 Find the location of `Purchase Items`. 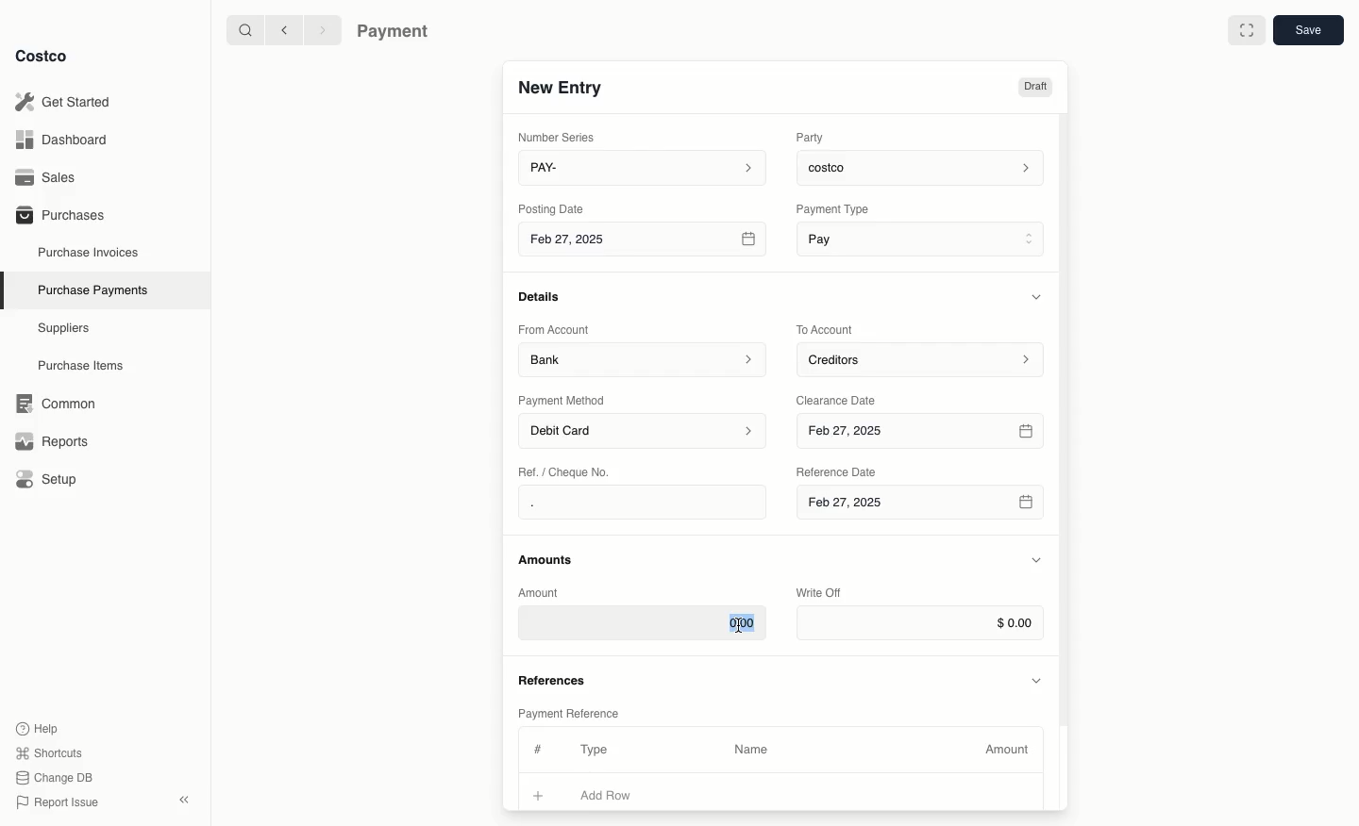

Purchase Items is located at coordinates (83, 366).